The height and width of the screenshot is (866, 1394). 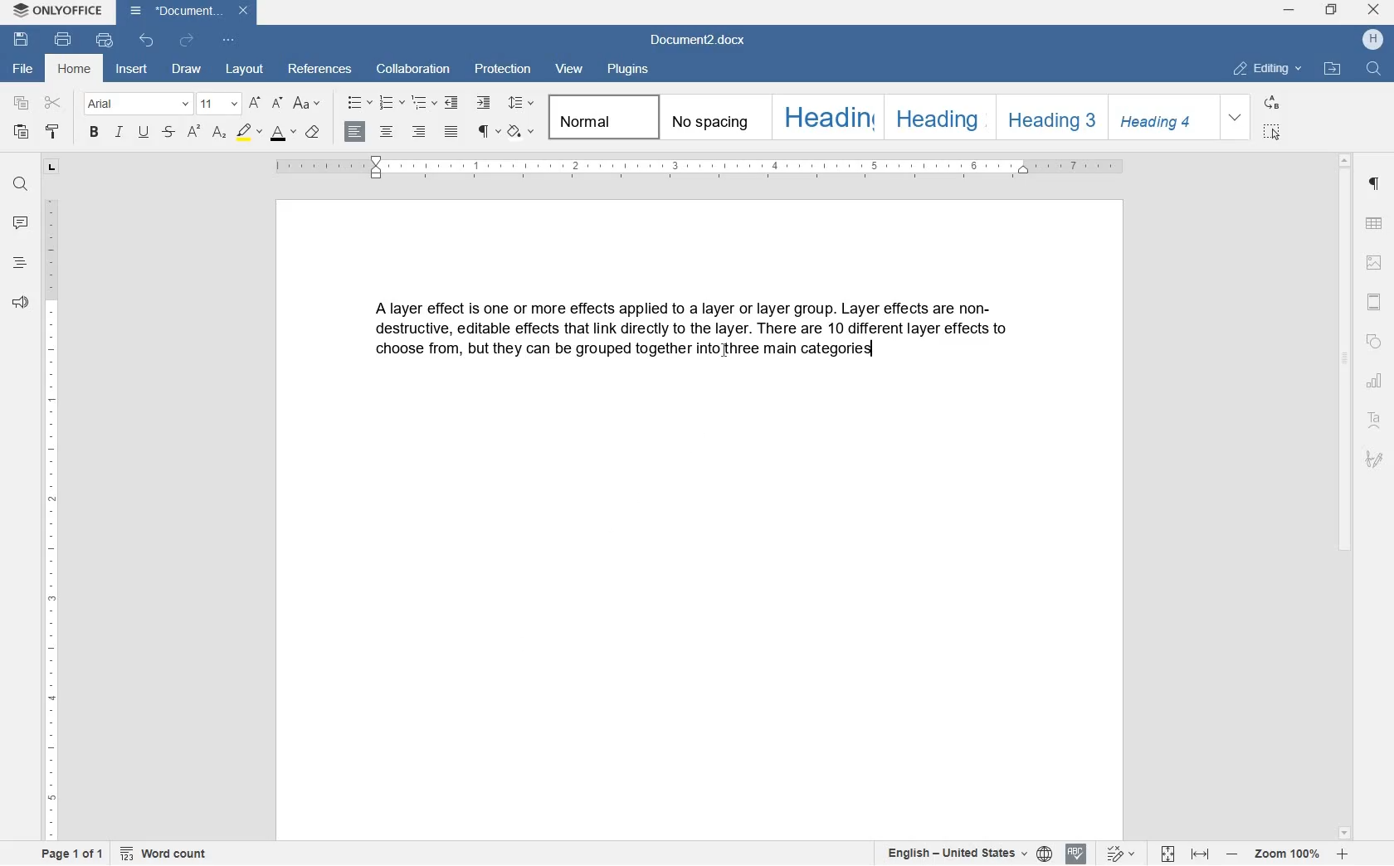 What do you see at coordinates (19, 303) in the screenshot?
I see `feedback and surpport` at bounding box center [19, 303].